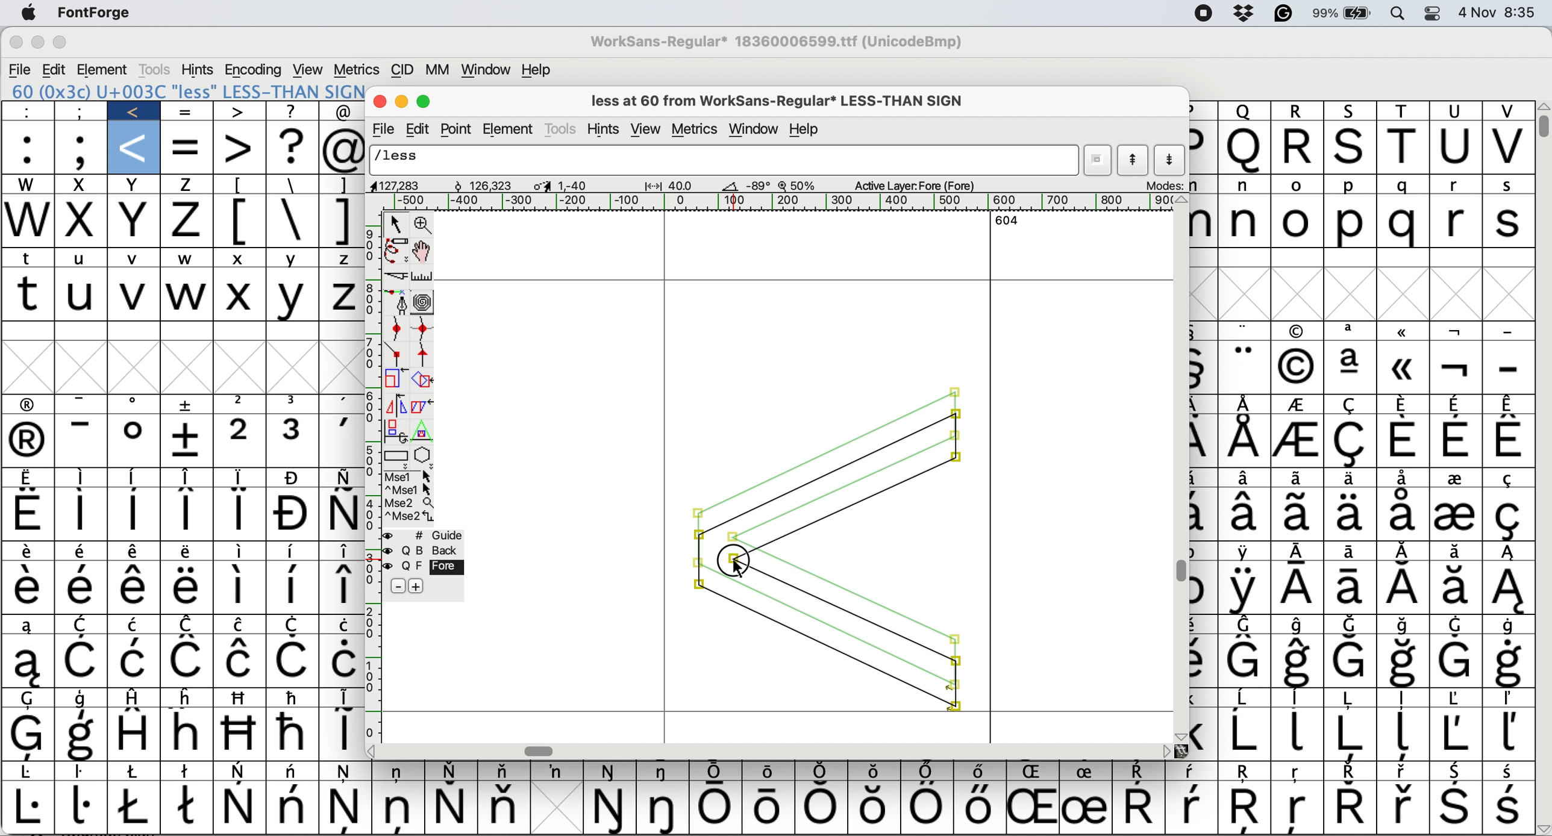  What do you see at coordinates (187, 111) in the screenshot?
I see `=` at bounding box center [187, 111].